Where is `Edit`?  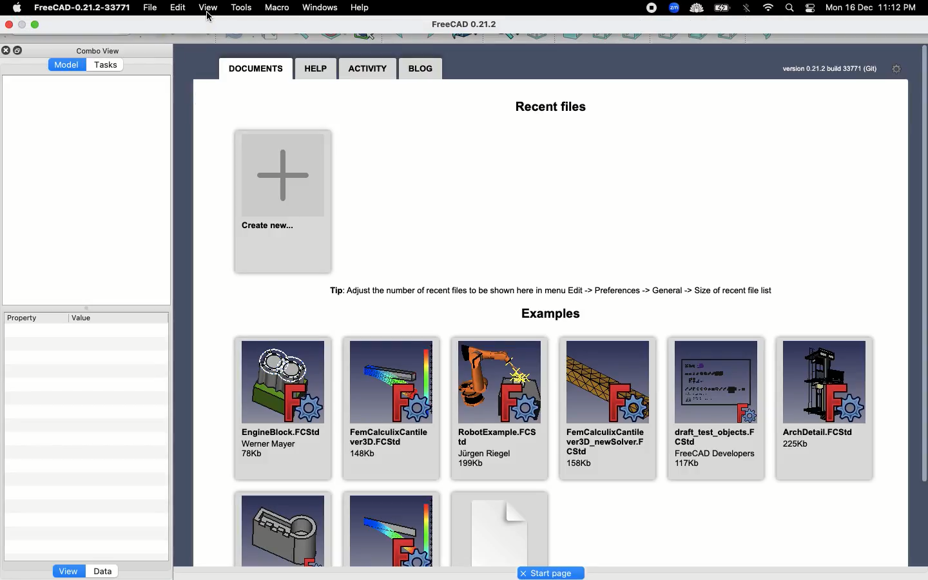
Edit is located at coordinates (177, 9).